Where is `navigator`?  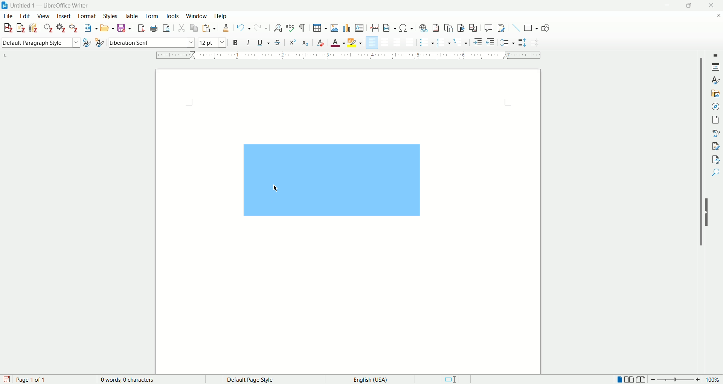
navigator is located at coordinates (714, 107).